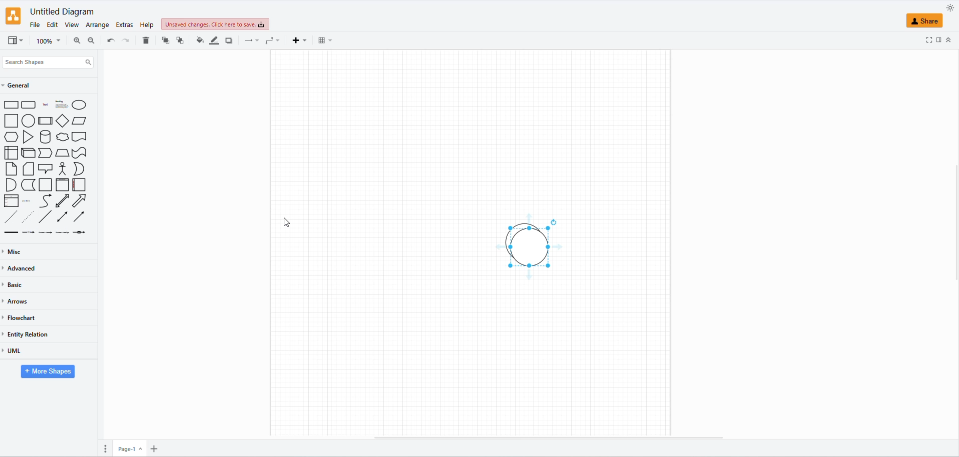 The image size is (959, 457). What do you see at coordinates (552, 437) in the screenshot?
I see `scroll bar` at bounding box center [552, 437].